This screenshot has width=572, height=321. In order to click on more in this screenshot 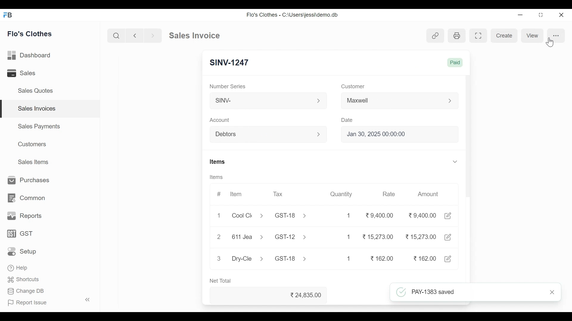, I will do `click(555, 35)`.